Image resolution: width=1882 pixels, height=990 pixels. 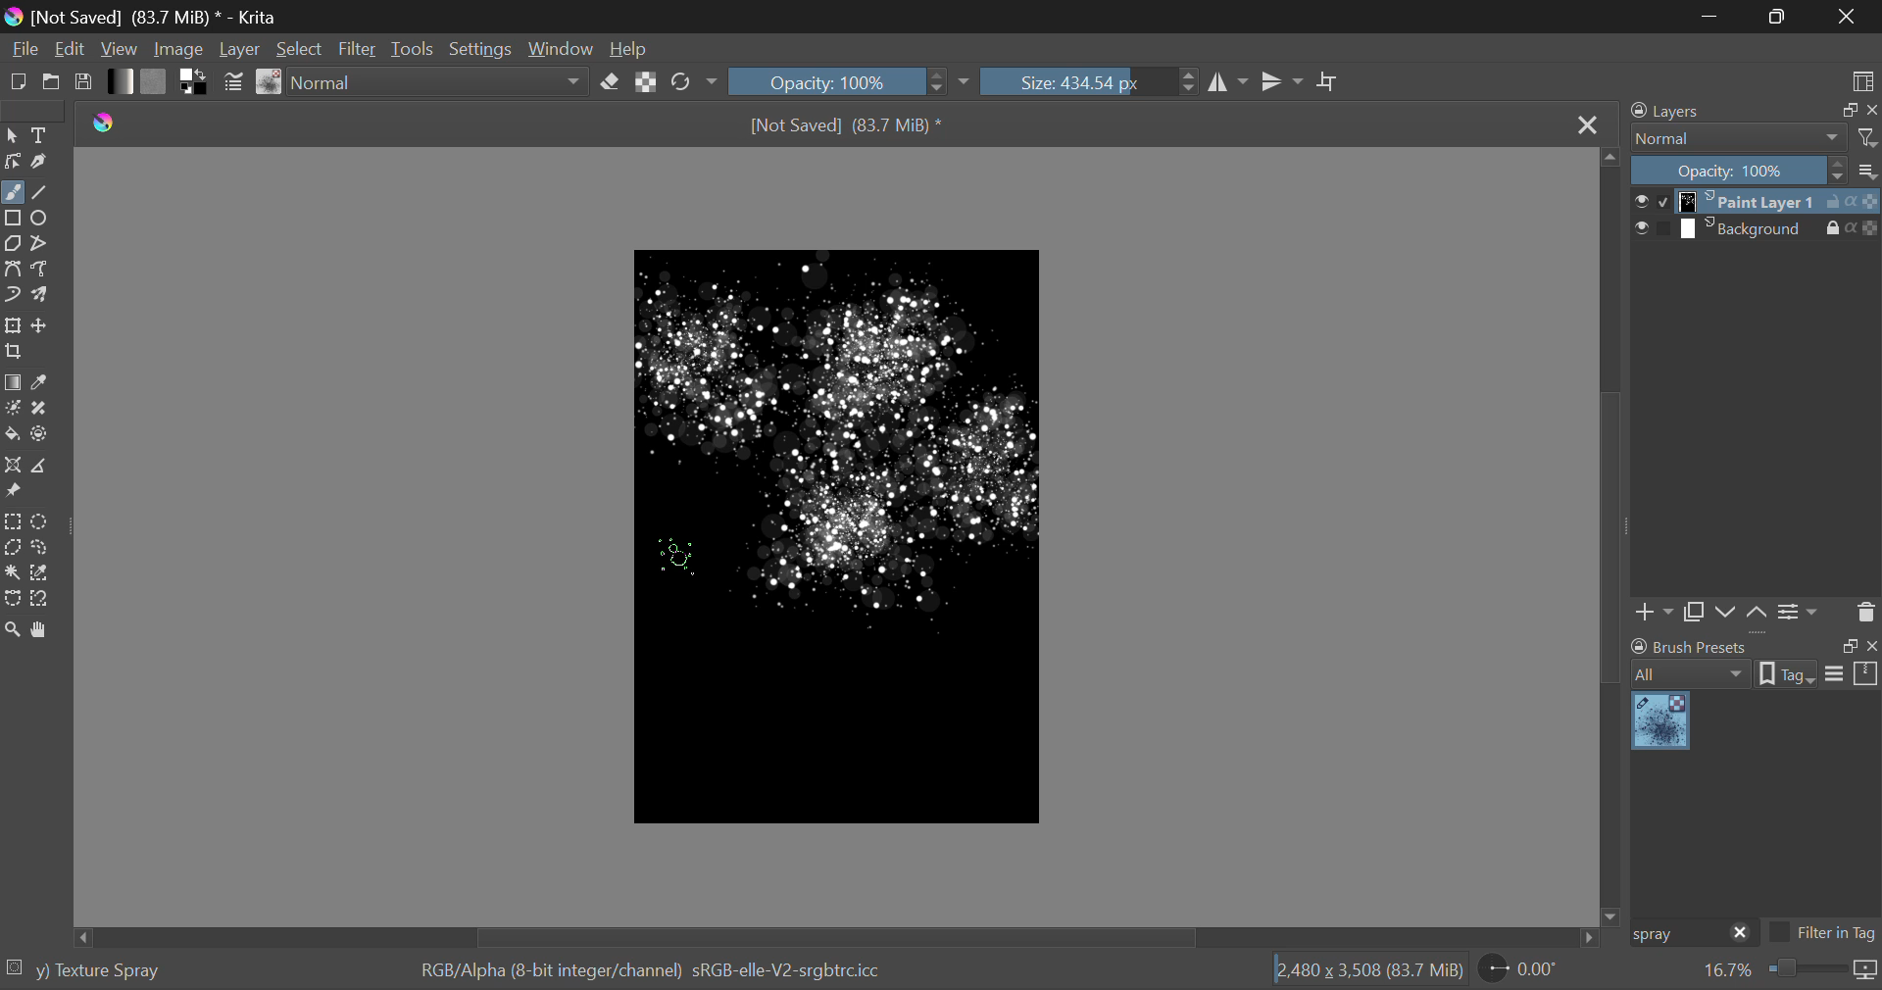 What do you see at coordinates (40, 194) in the screenshot?
I see `Line` at bounding box center [40, 194].